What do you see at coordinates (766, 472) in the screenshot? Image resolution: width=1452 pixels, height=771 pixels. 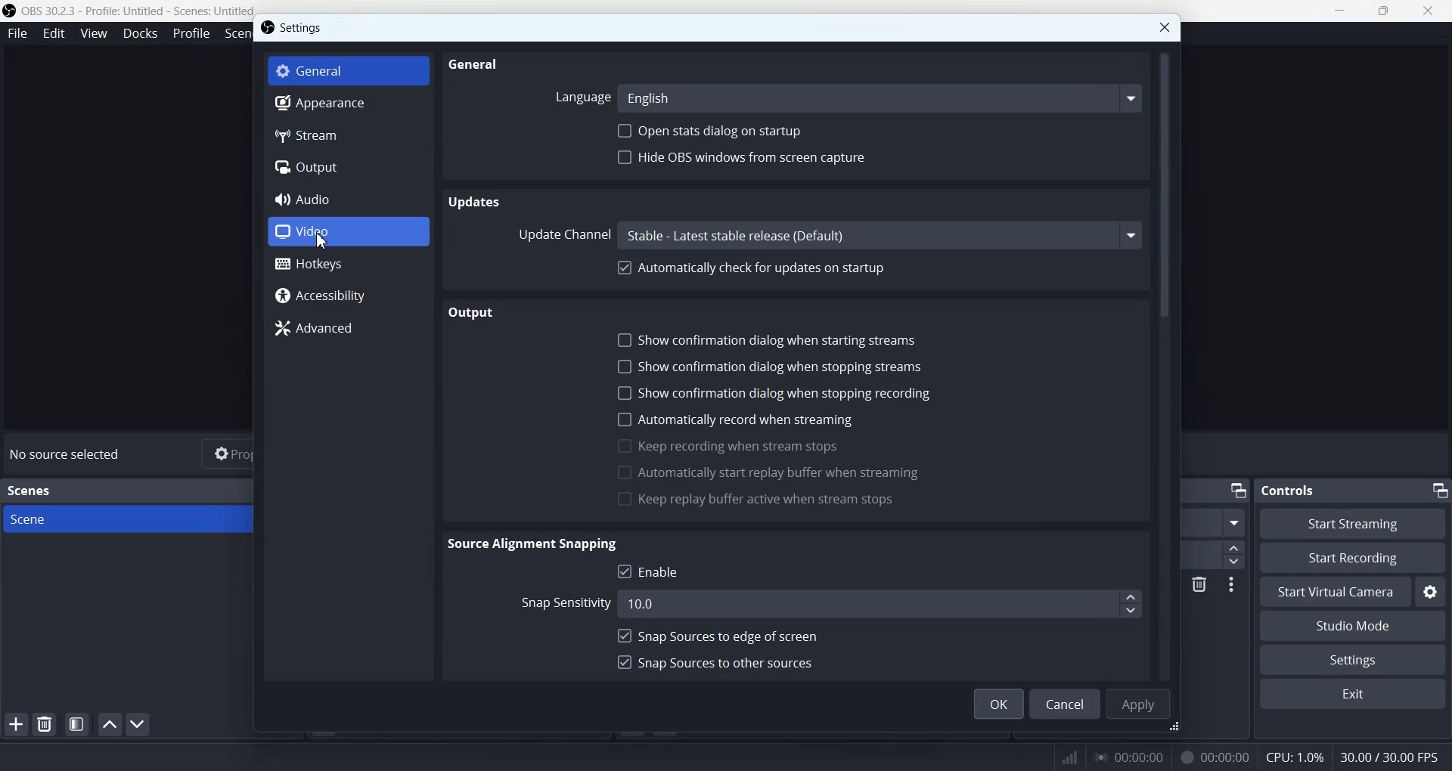 I see `Automatically start replay buffer when streaming` at bounding box center [766, 472].